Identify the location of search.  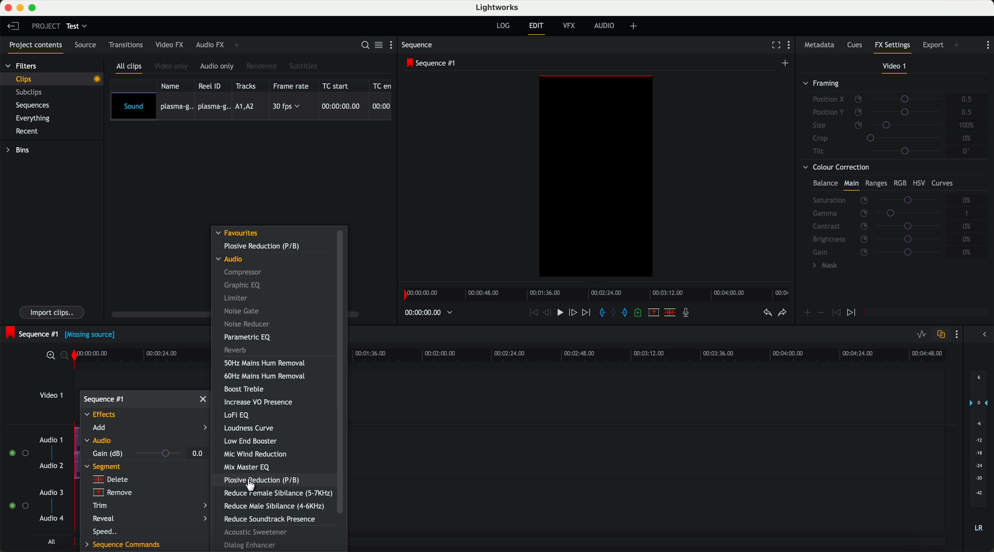
(364, 45).